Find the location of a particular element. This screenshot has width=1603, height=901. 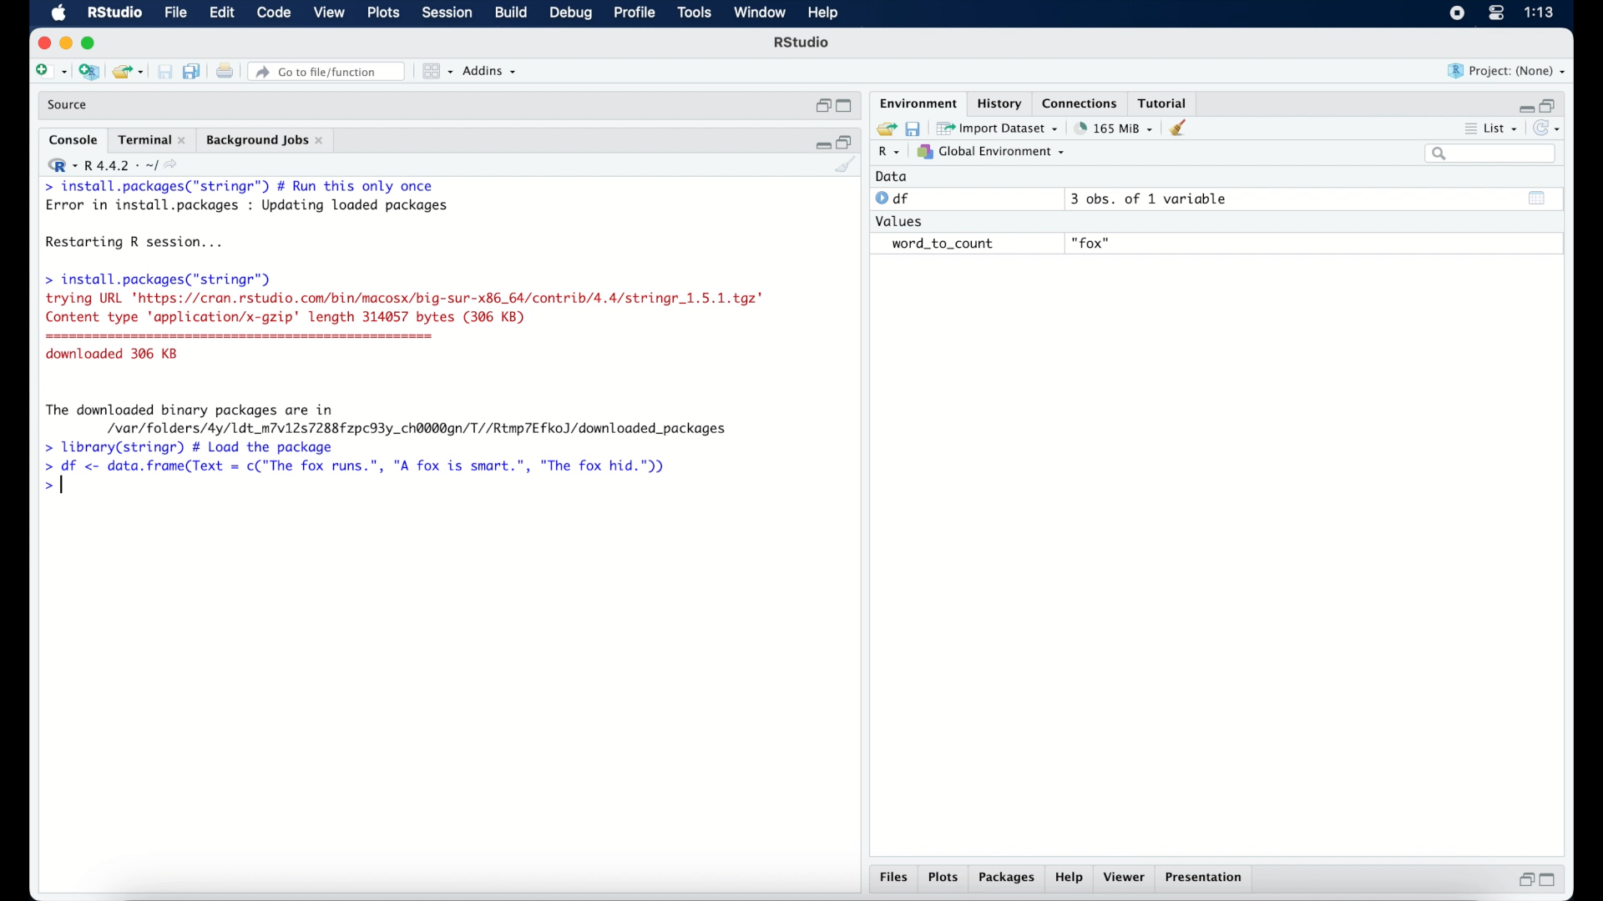

load existing project is located at coordinates (131, 73).